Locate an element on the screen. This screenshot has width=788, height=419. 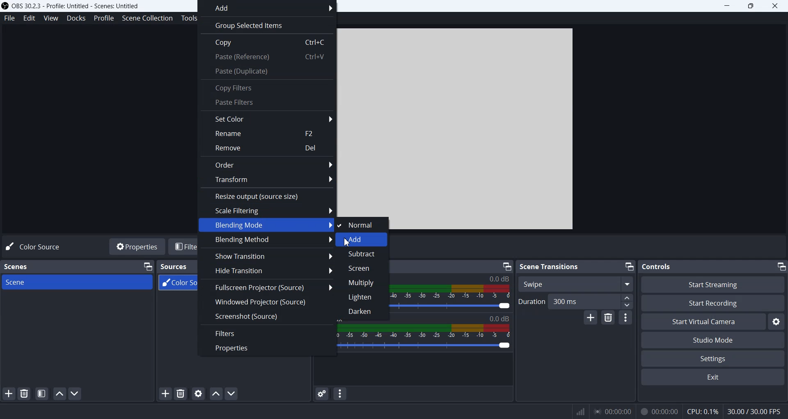
Advance Audio Properties is located at coordinates (322, 394).